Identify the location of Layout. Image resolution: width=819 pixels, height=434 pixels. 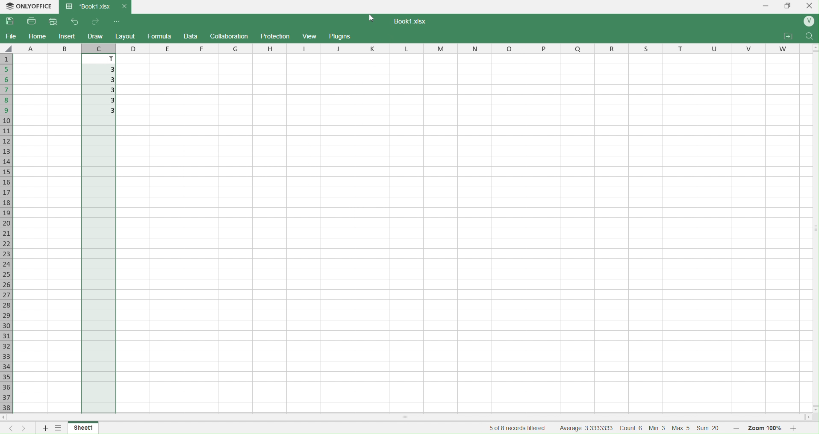
(126, 36).